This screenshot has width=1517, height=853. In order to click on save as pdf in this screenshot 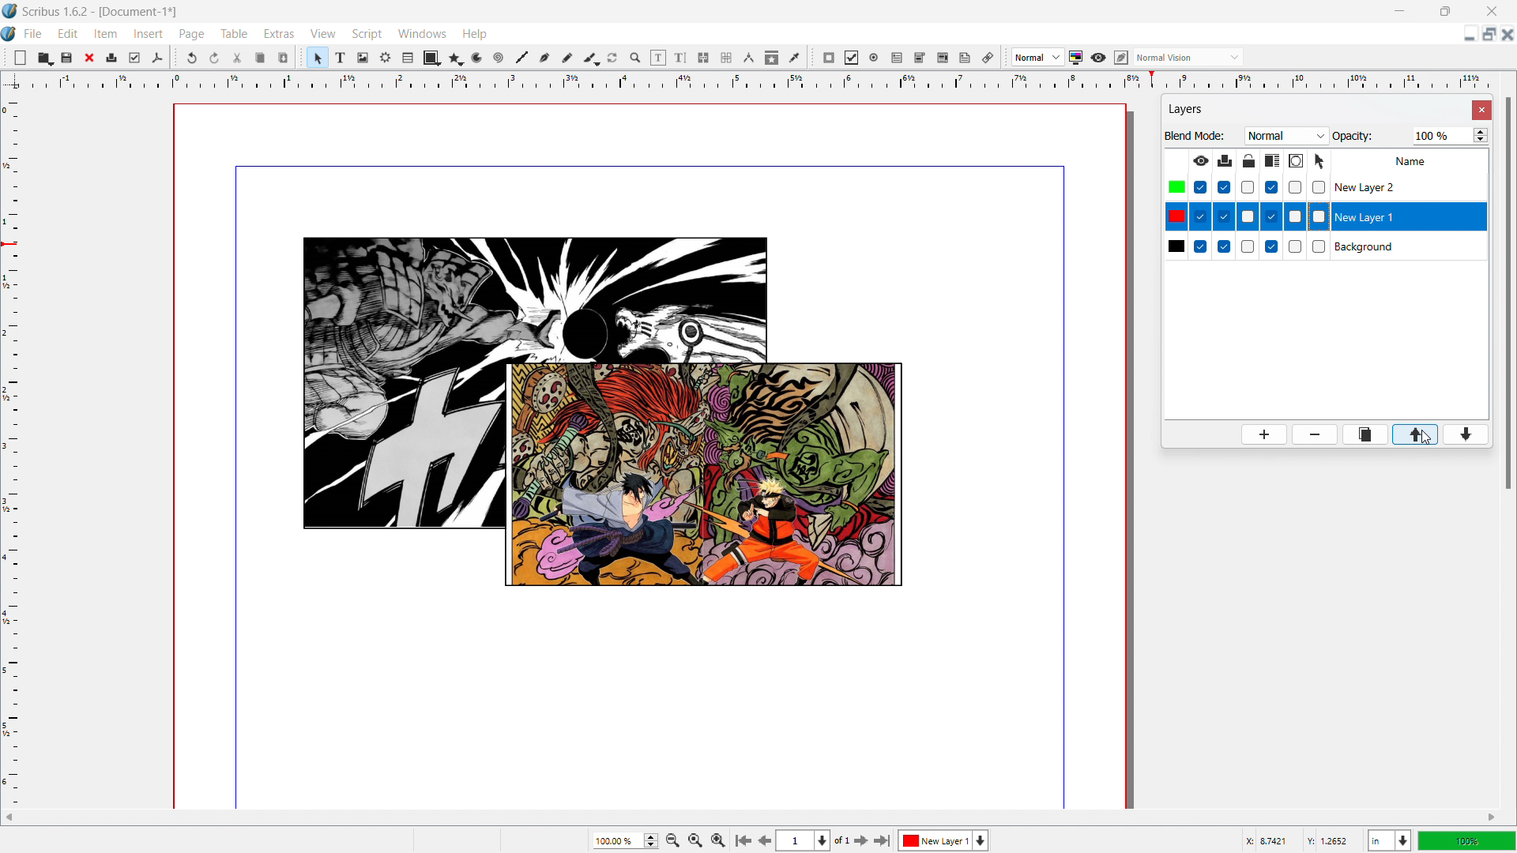, I will do `click(156, 58)`.